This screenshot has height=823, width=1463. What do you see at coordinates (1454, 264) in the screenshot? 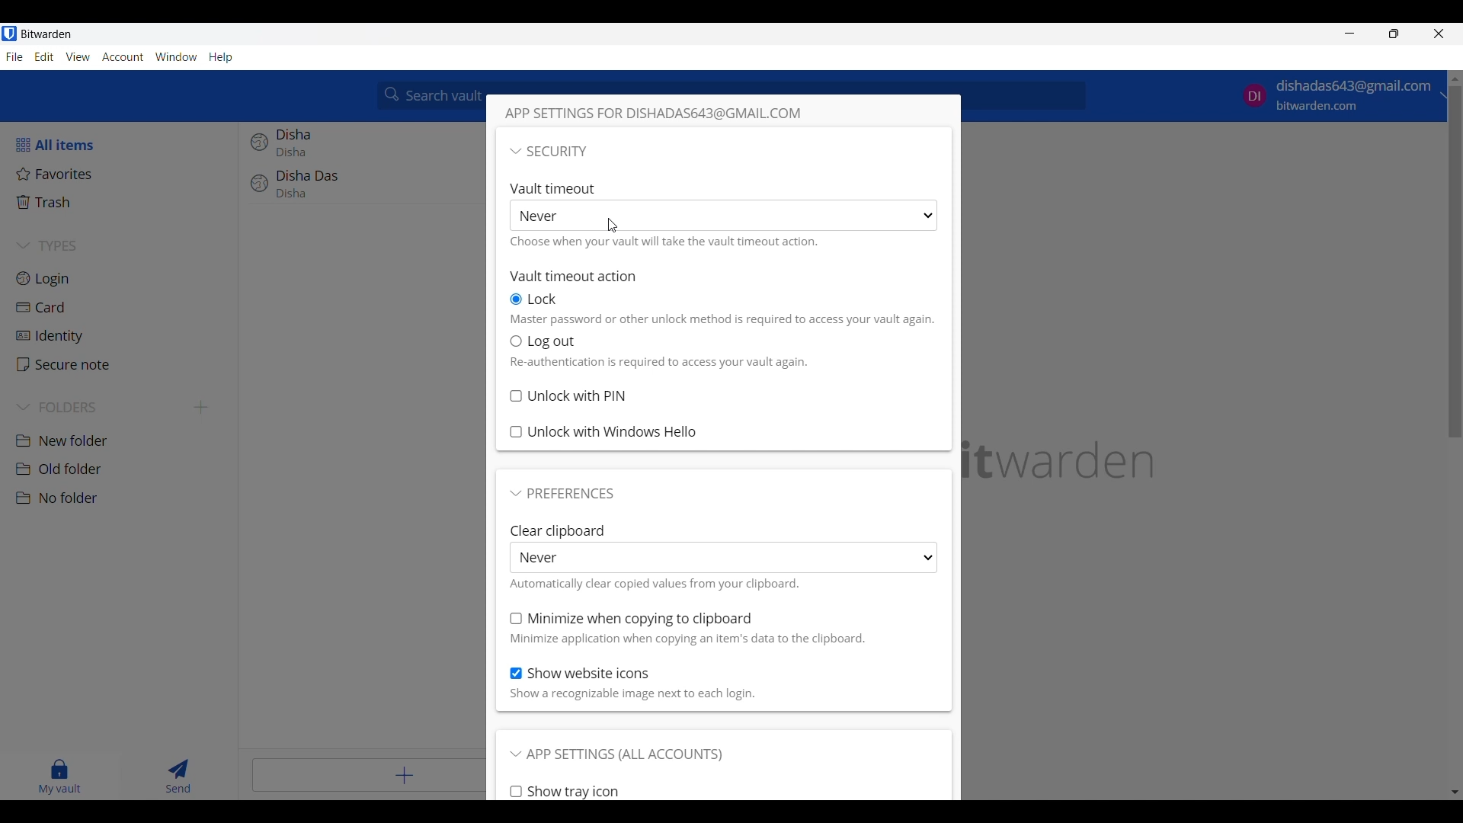
I see `scrollbar` at bounding box center [1454, 264].